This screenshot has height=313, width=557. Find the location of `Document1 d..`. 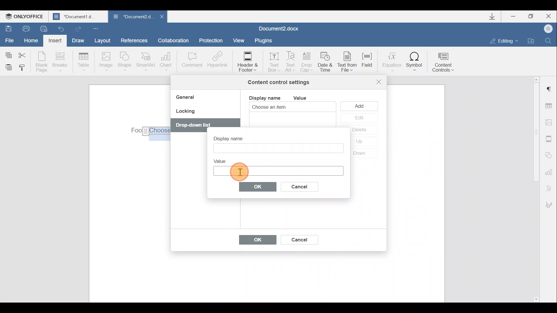

Document1 d.. is located at coordinates (79, 16).